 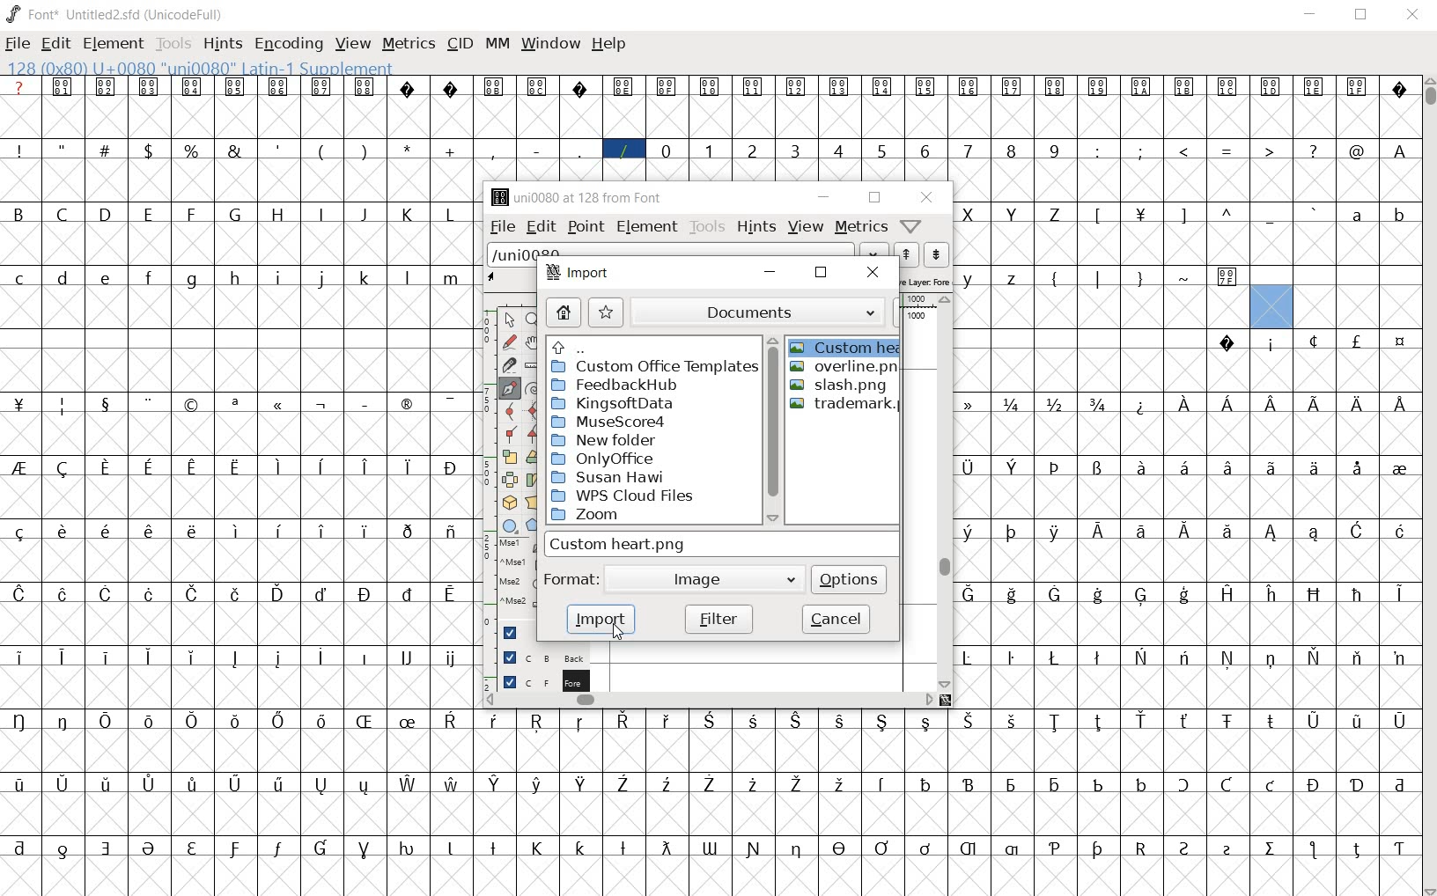 What do you see at coordinates (1400, 531) in the screenshot?
I see `glyph` at bounding box center [1400, 531].